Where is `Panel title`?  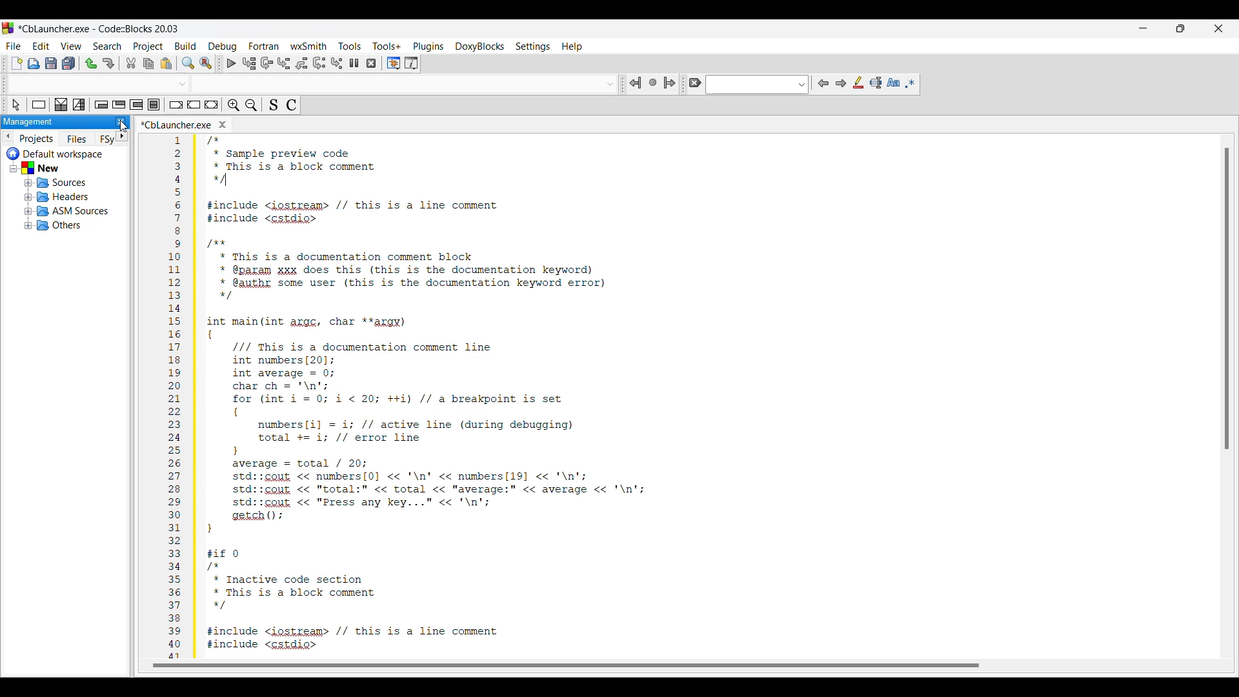
Panel title is located at coordinates (28, 122).